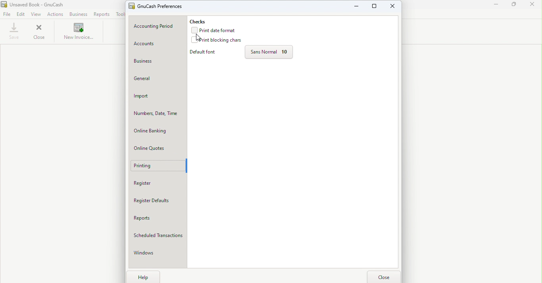  What do you see at coordinates (516, 6) in the screenshot?
I see `Maximize` at bounding box center [516, 6].